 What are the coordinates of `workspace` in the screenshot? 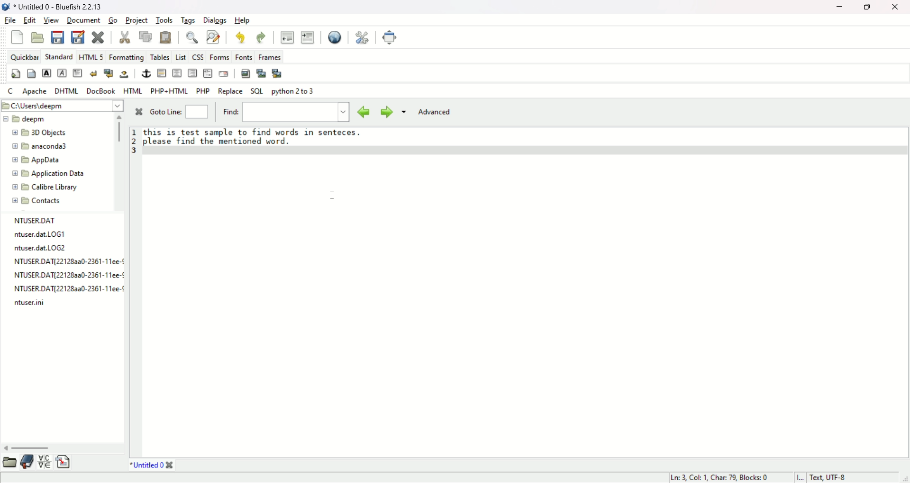 It's located at (527, 301).